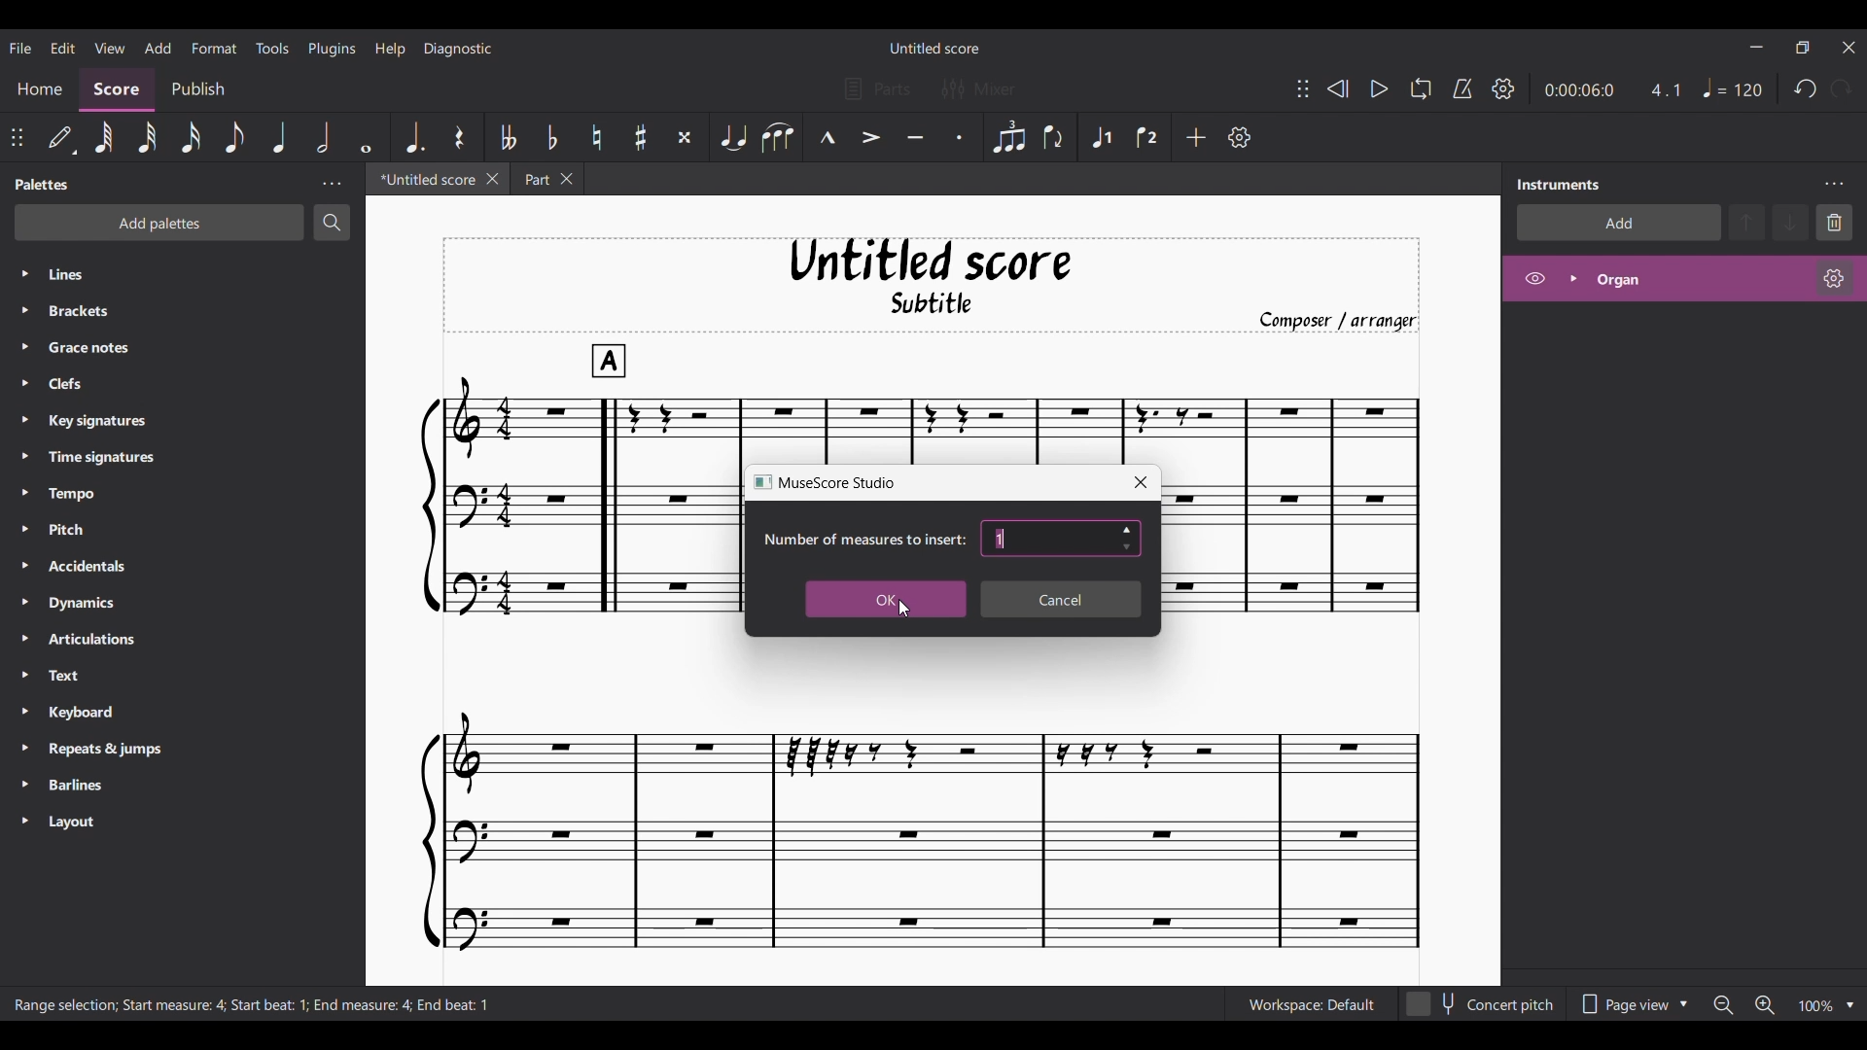 The width and height of the screenshot is (1867, 1050). I want to click on Tuplet, so click(1009, 138).